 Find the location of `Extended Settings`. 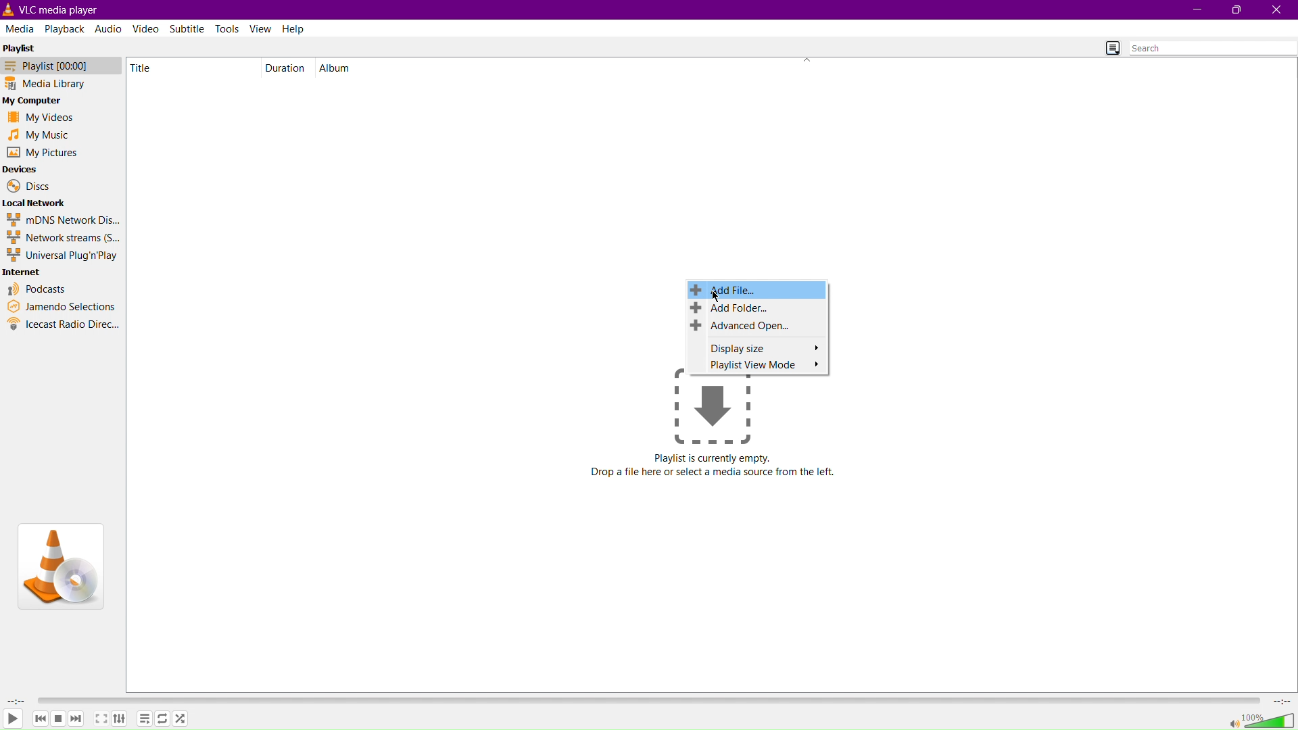

Extended Settings is located at coordinates (123, 721).